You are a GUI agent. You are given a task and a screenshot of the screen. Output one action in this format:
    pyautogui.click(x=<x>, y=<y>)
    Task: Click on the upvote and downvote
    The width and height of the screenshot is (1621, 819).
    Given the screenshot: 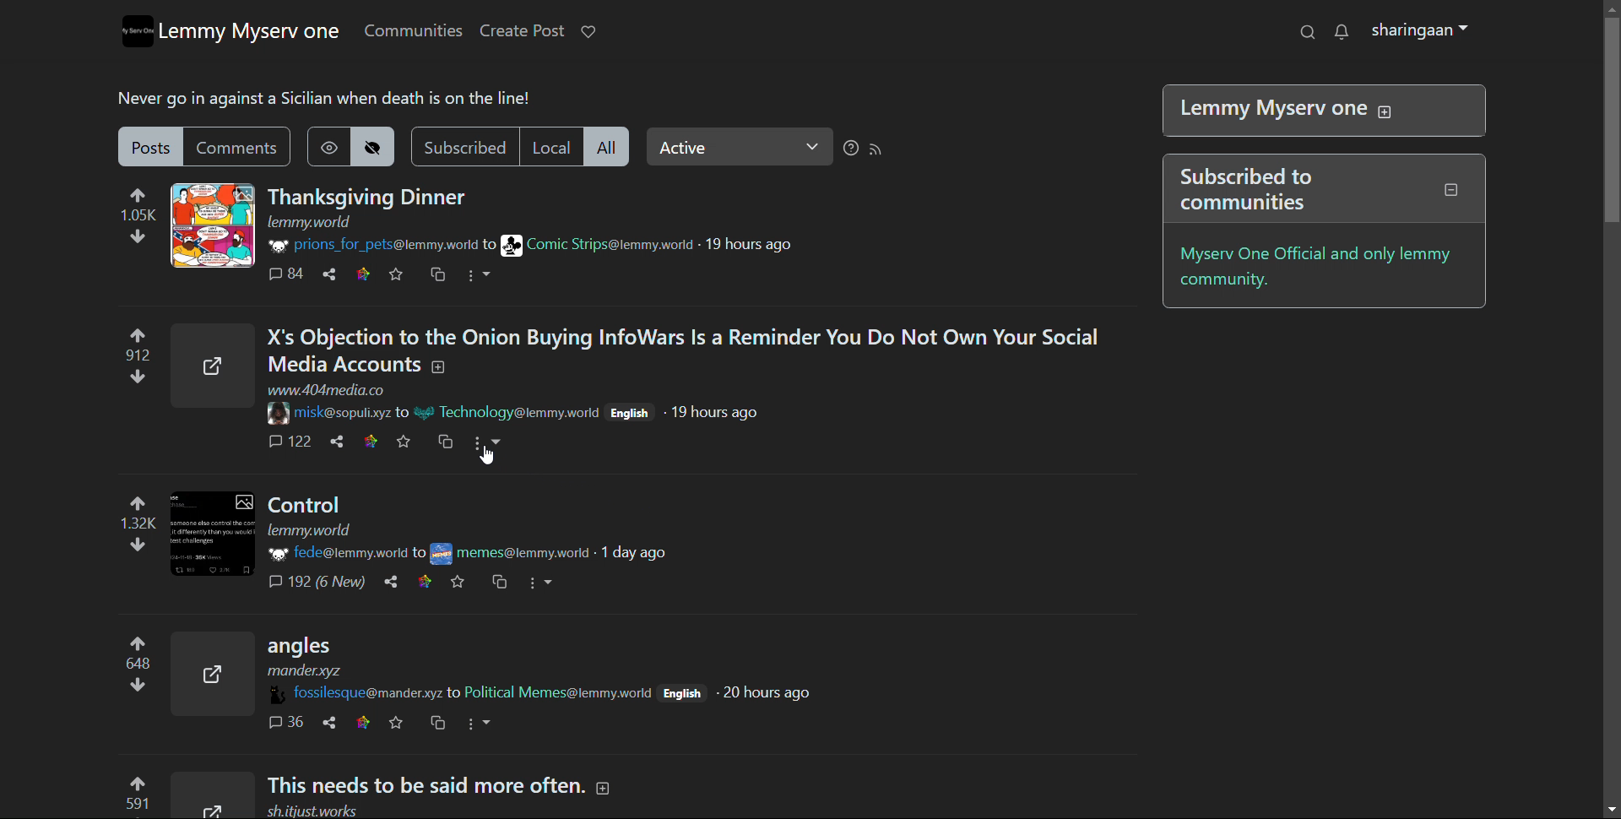 What is the action you would take?
    pyautogui.click(x=128, y=670)
    